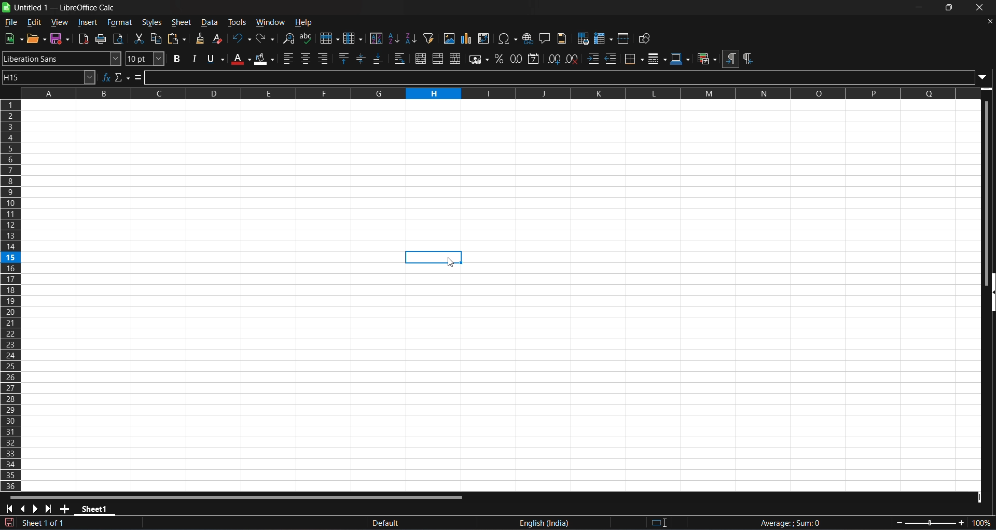  What do you see at coordinates (573, 59) in the screenshot?
I see `remove decimal place` at bounding box center [573, 59].